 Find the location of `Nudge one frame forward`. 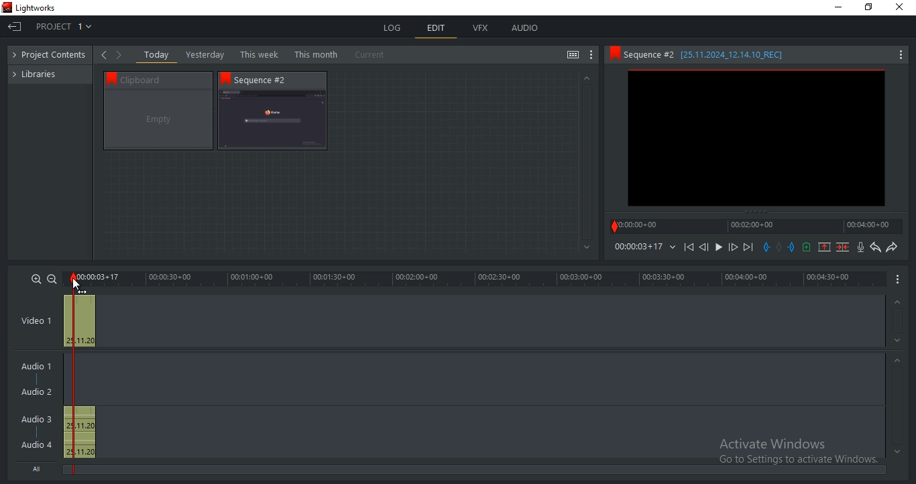

Nudge one frame forward is located at coordinates (732, 247).